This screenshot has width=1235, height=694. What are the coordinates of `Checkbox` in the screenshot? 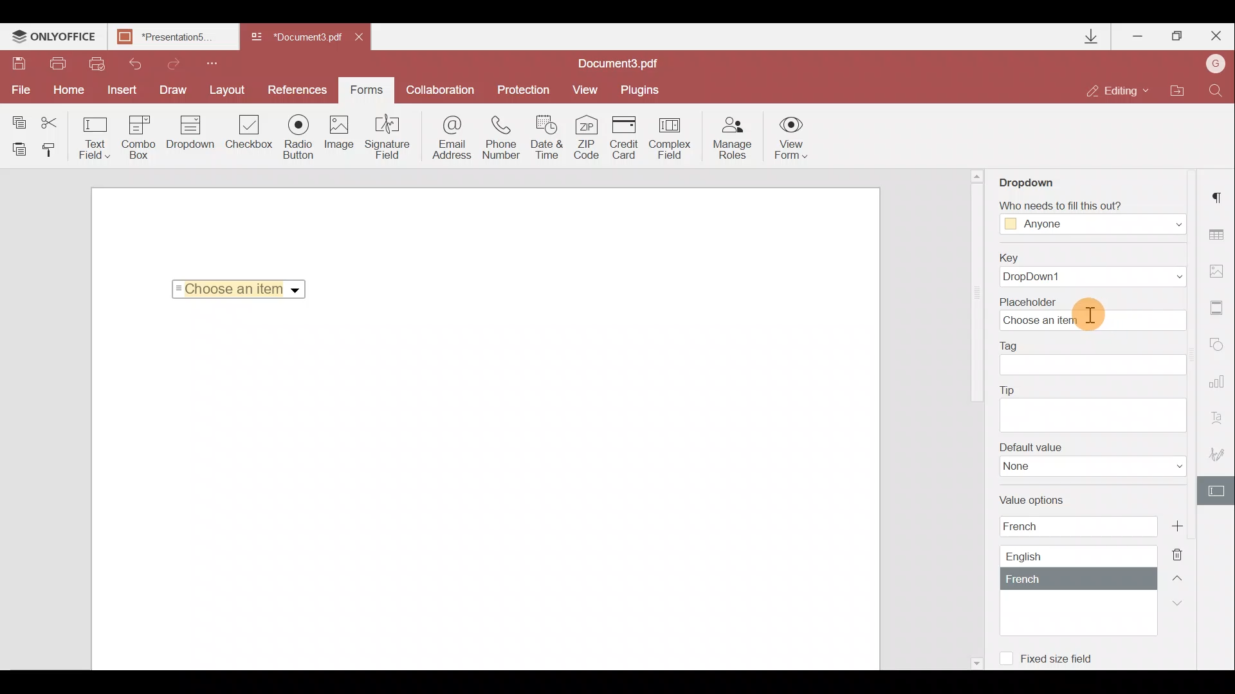 It's located at (247, 134).